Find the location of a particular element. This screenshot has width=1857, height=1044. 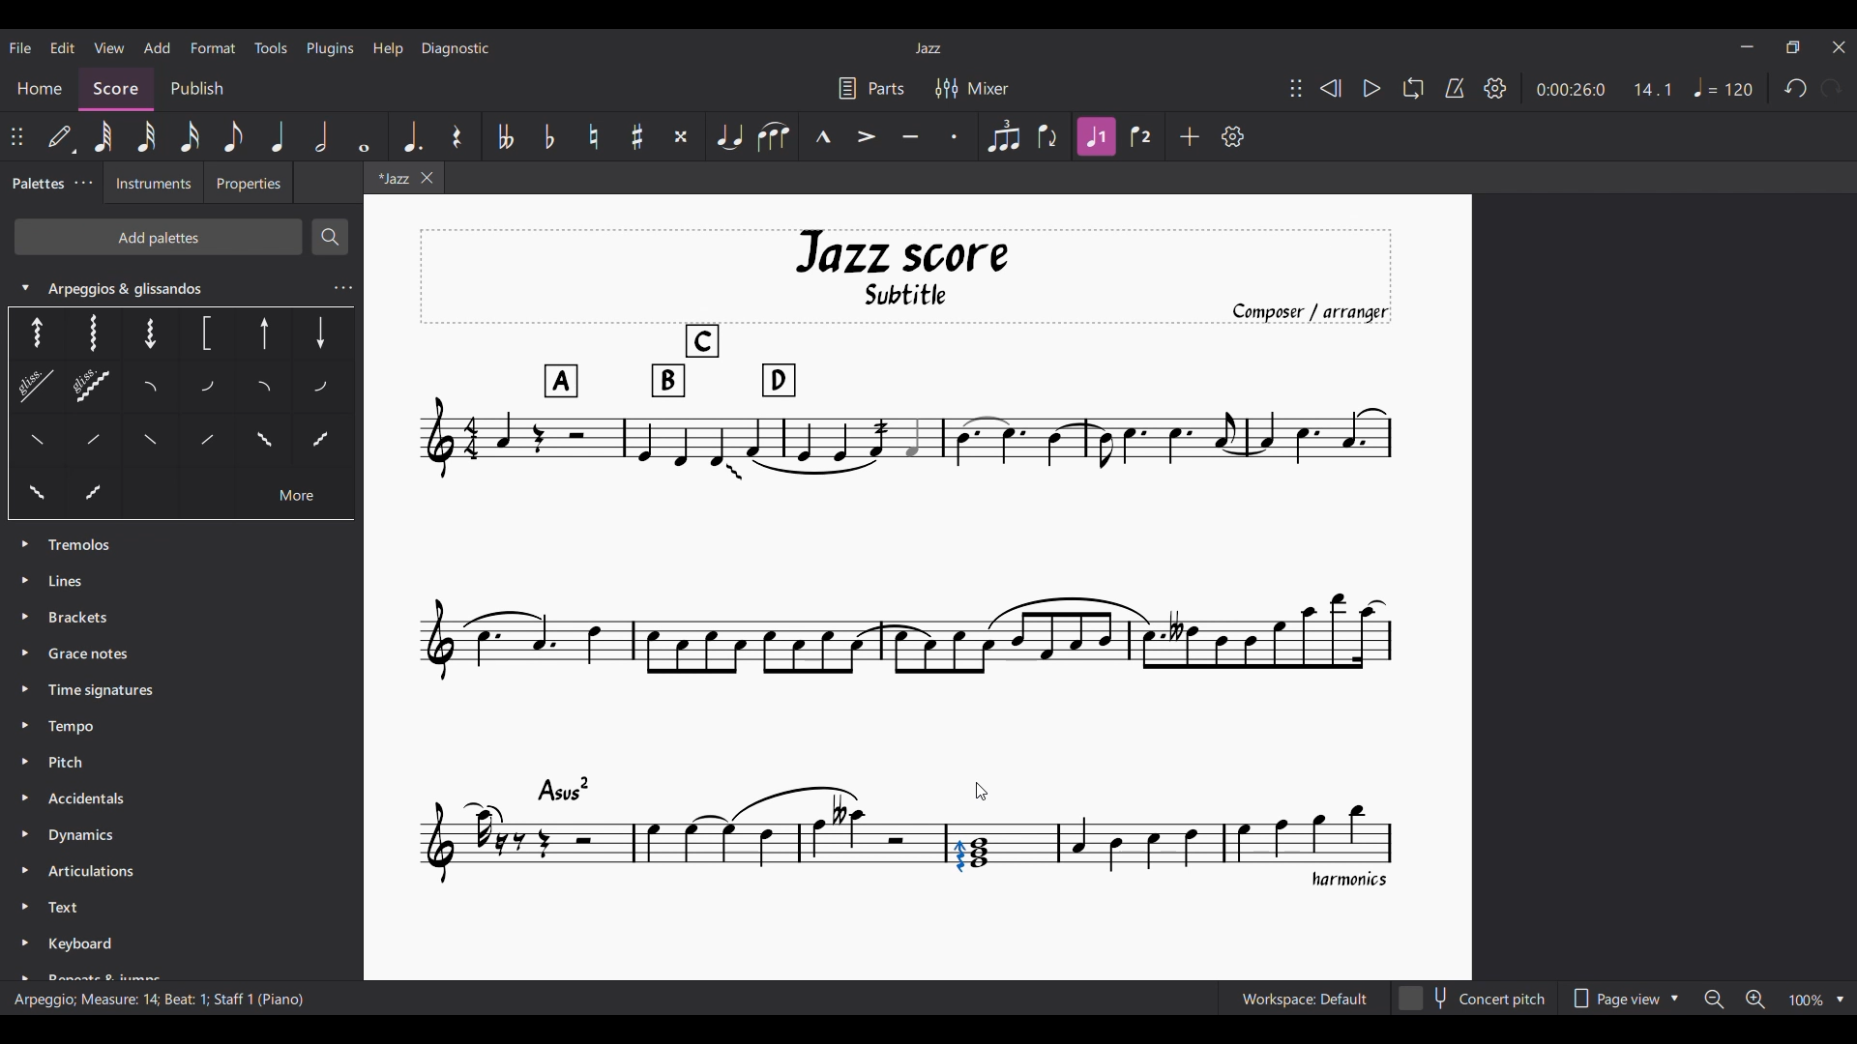

Instruments is located at coordinates (155, 185).